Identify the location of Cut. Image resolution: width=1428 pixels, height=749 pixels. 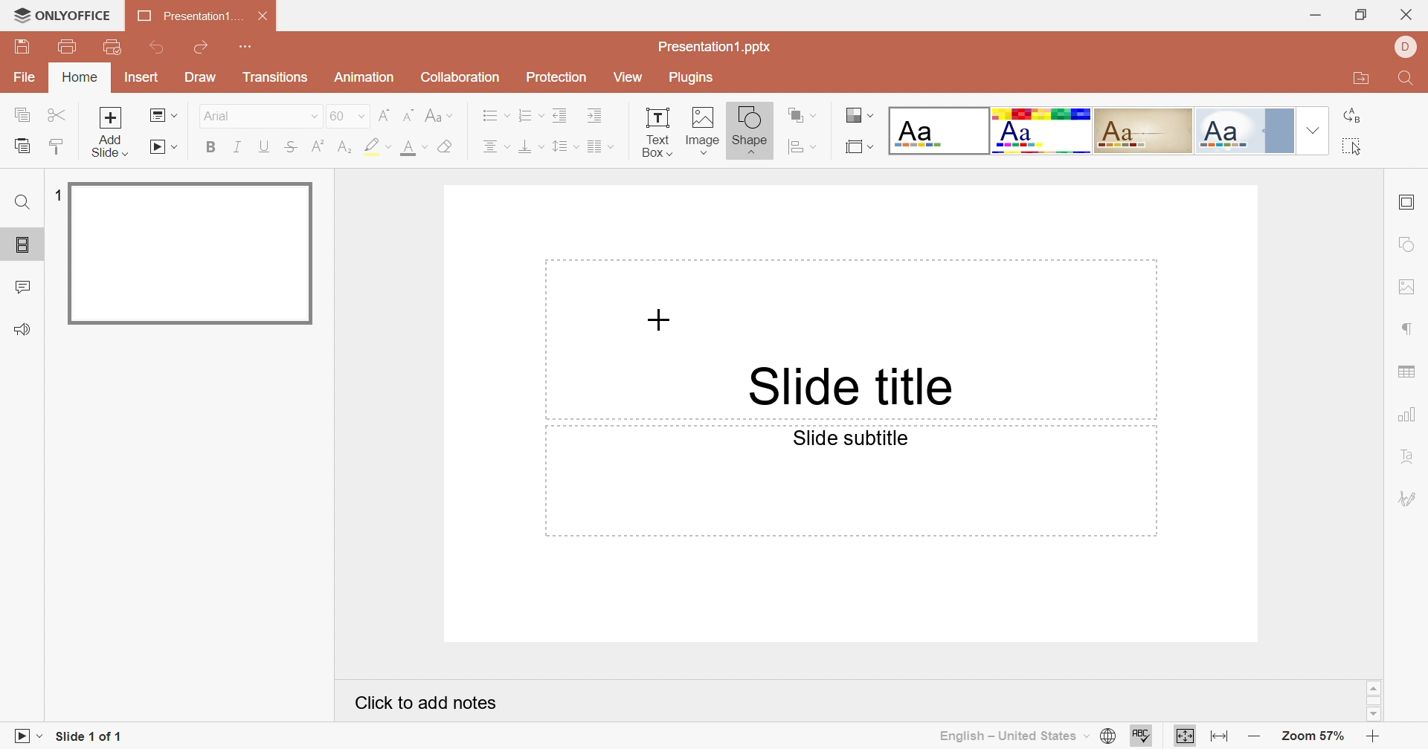
(57, 116).